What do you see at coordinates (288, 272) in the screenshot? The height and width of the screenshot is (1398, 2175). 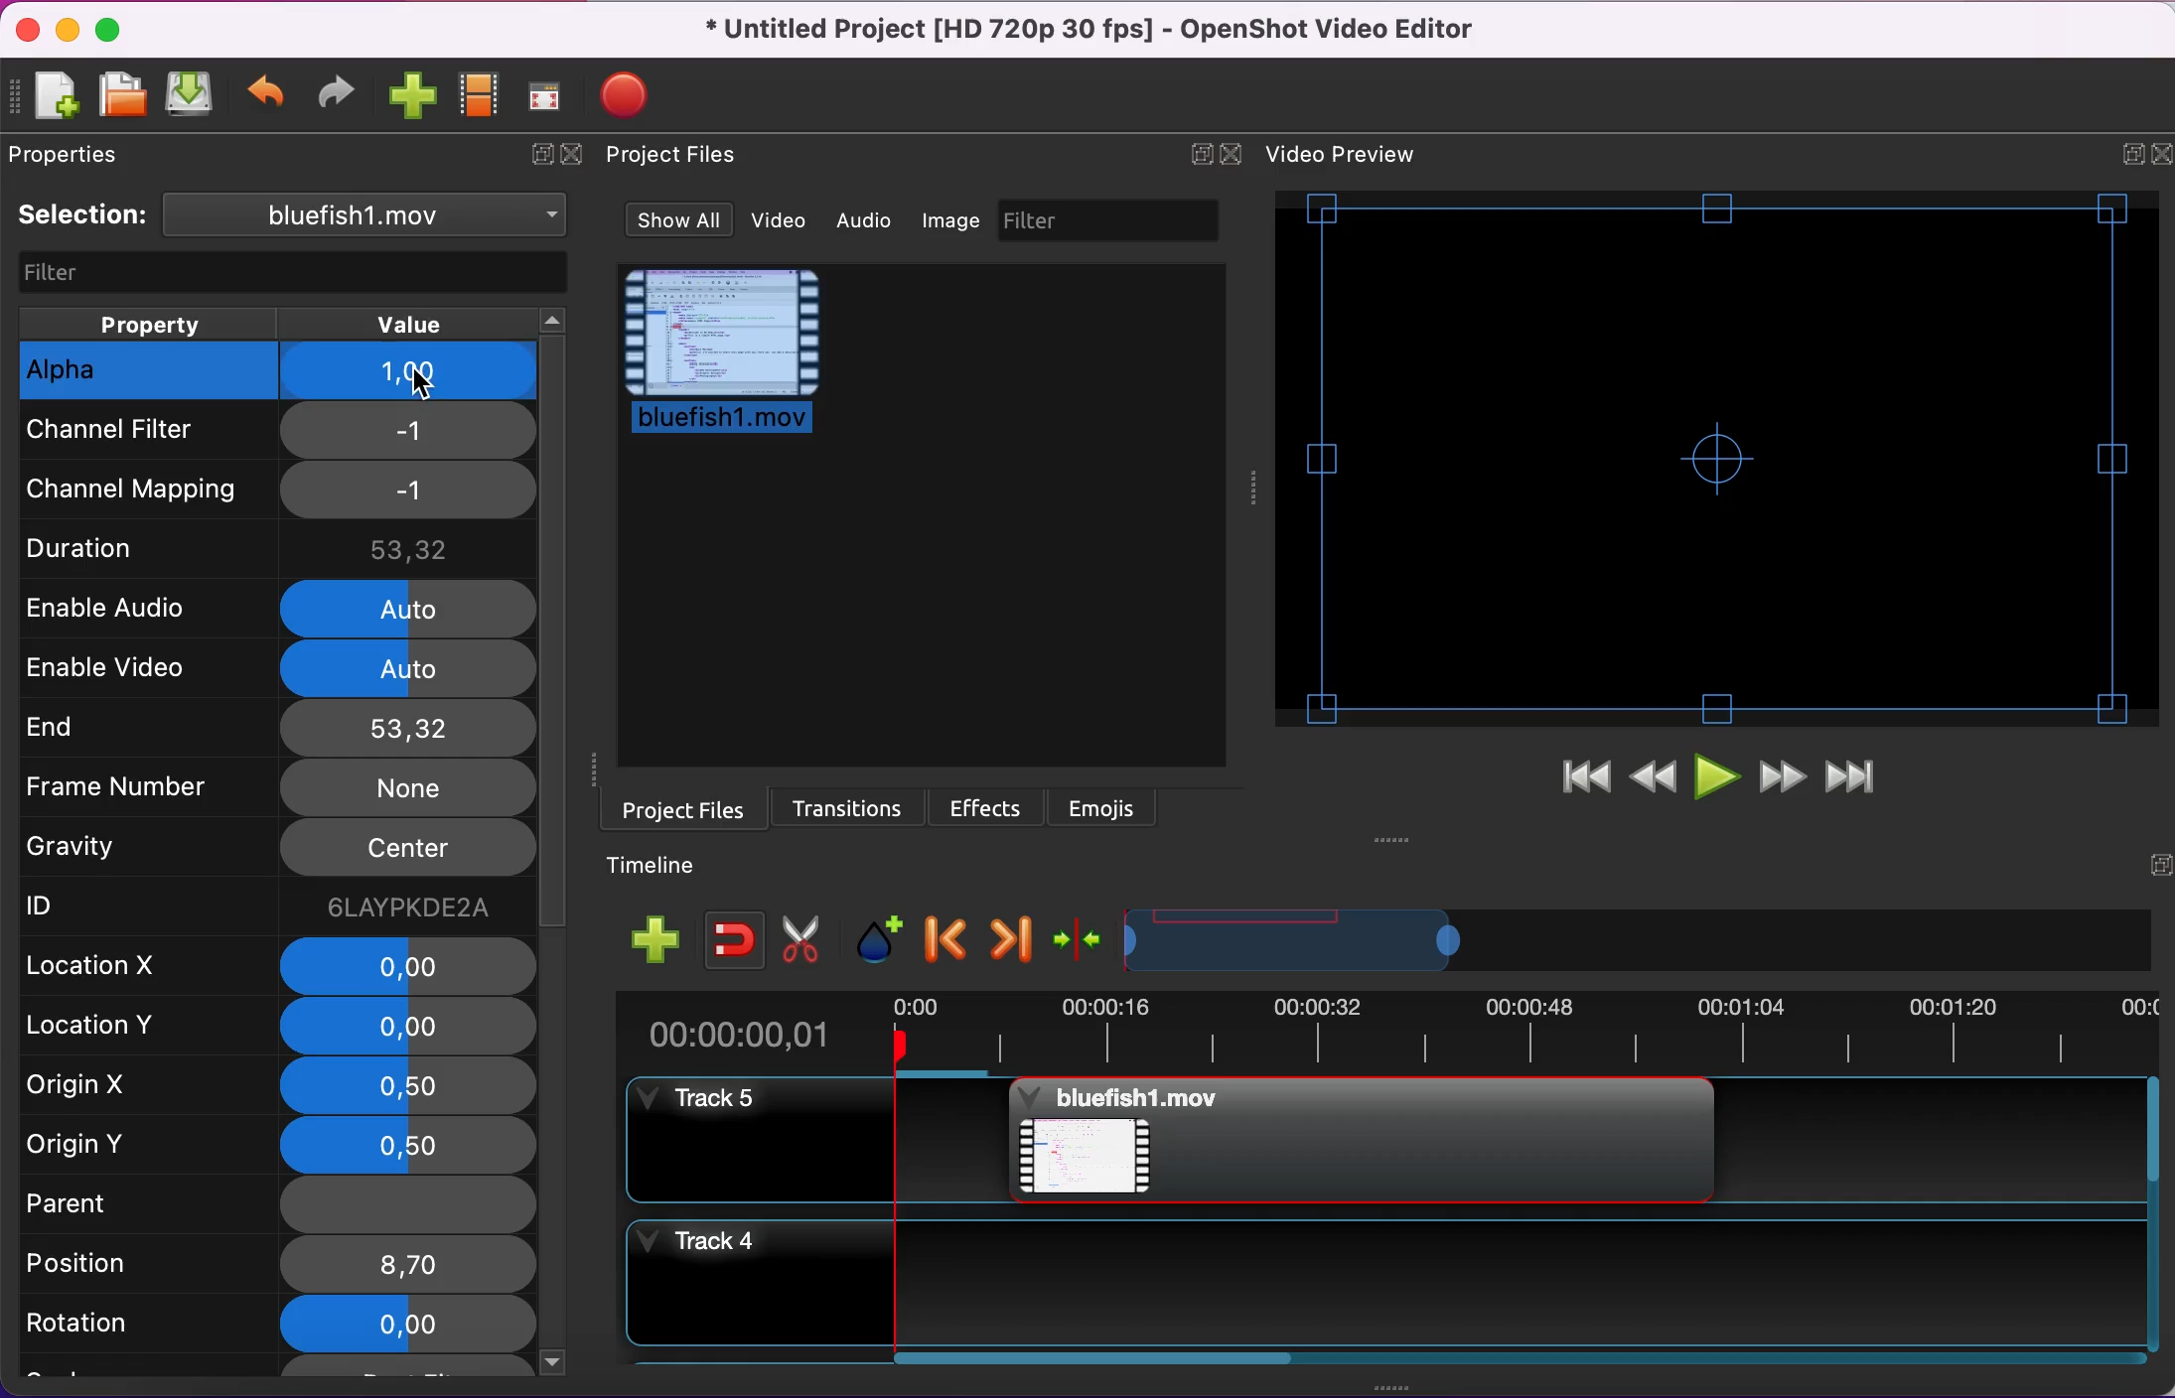 I see `filter` at bounding box center [288, 272].